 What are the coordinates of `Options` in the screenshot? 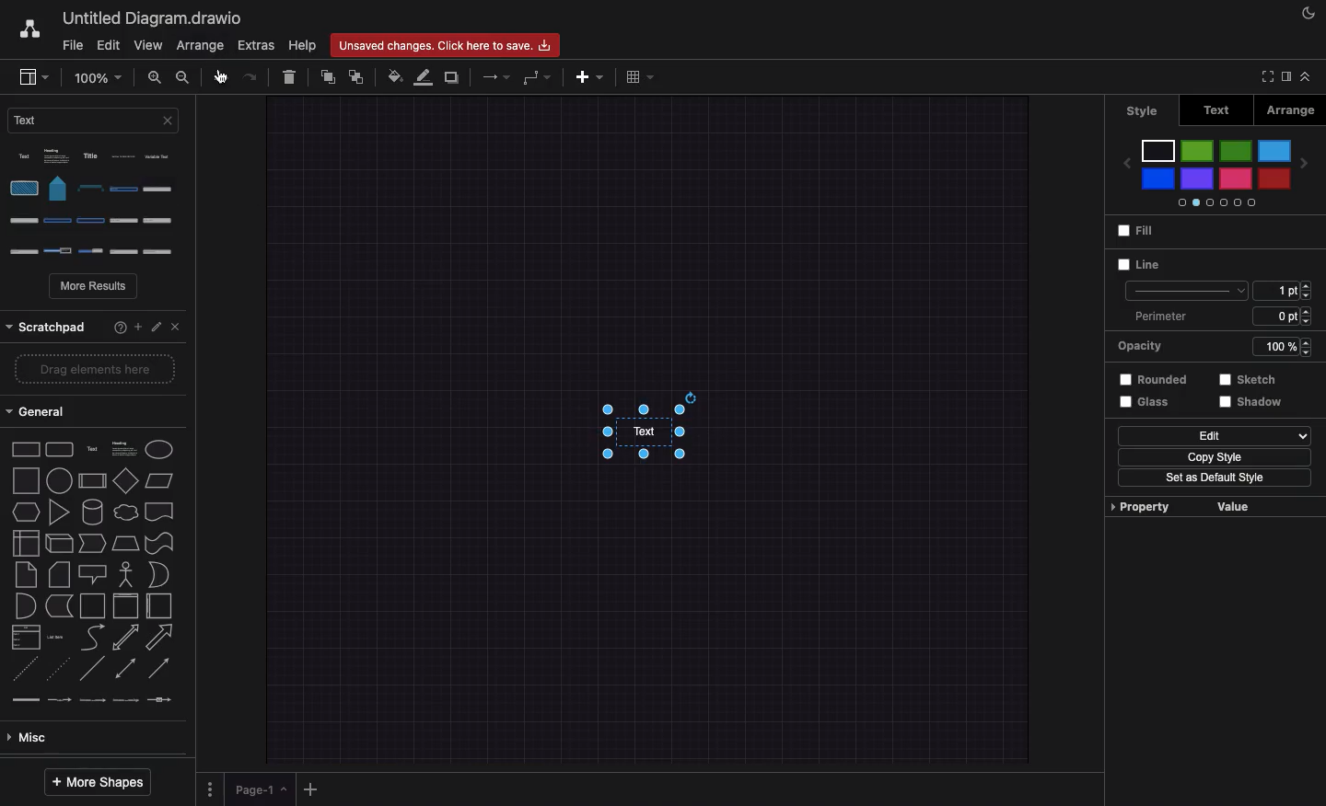 It's located at (209, 787).